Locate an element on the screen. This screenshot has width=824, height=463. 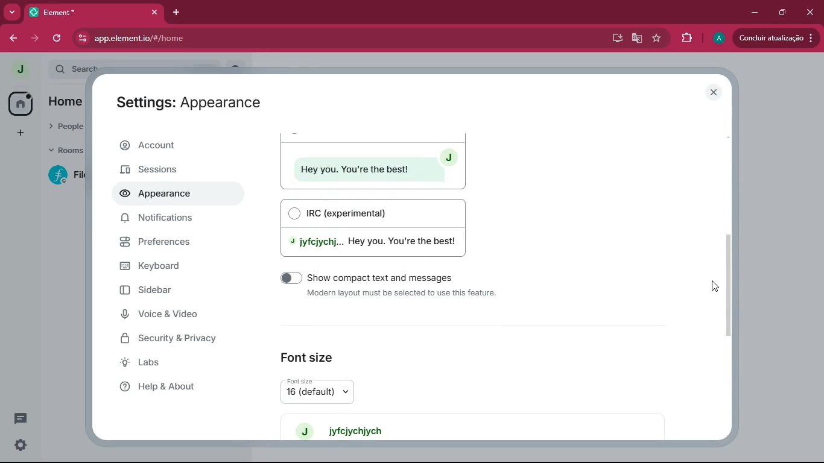
font size is located at coordinates (331, 391).